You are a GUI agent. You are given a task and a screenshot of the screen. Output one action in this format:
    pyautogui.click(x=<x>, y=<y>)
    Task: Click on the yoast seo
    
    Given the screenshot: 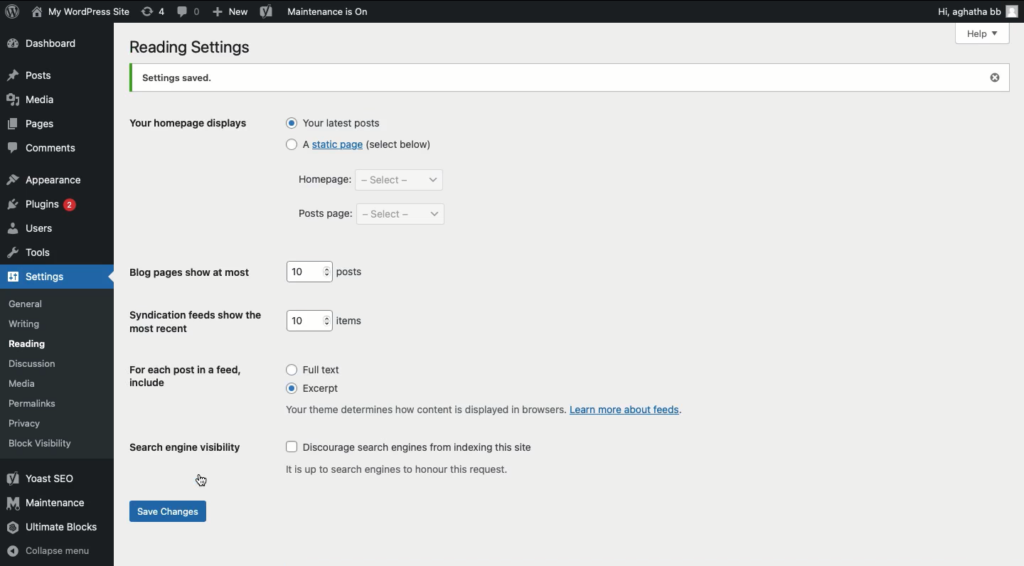 What is the action you would take?
    pyautogui.click(x=266, y=11)
    